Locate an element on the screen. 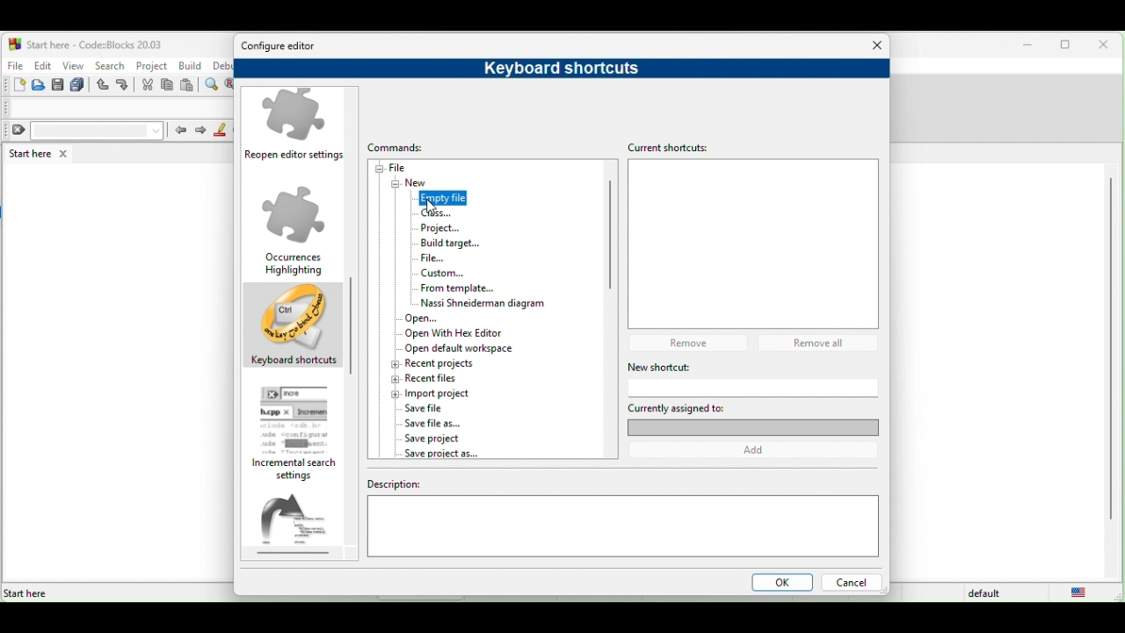  redo is located at coordinates (125, 85).